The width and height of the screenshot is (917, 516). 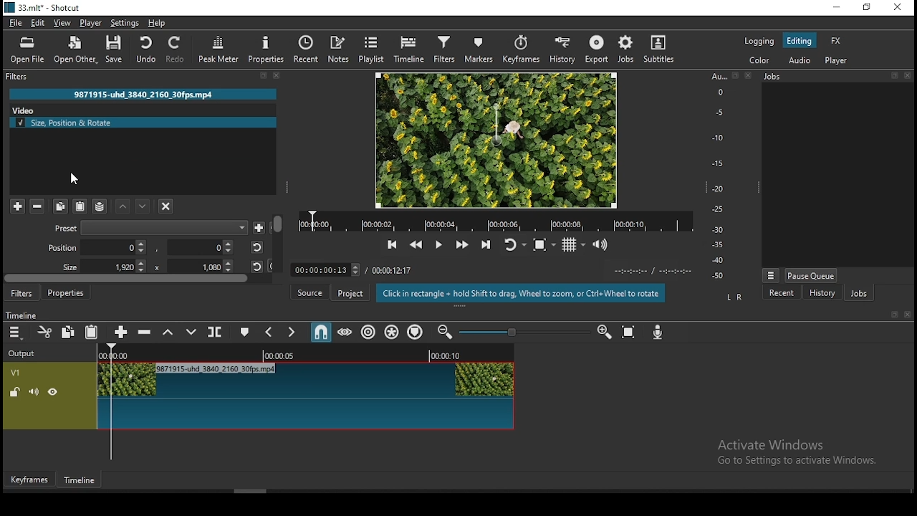 I want to click on size width, so click(x=200, y=266).